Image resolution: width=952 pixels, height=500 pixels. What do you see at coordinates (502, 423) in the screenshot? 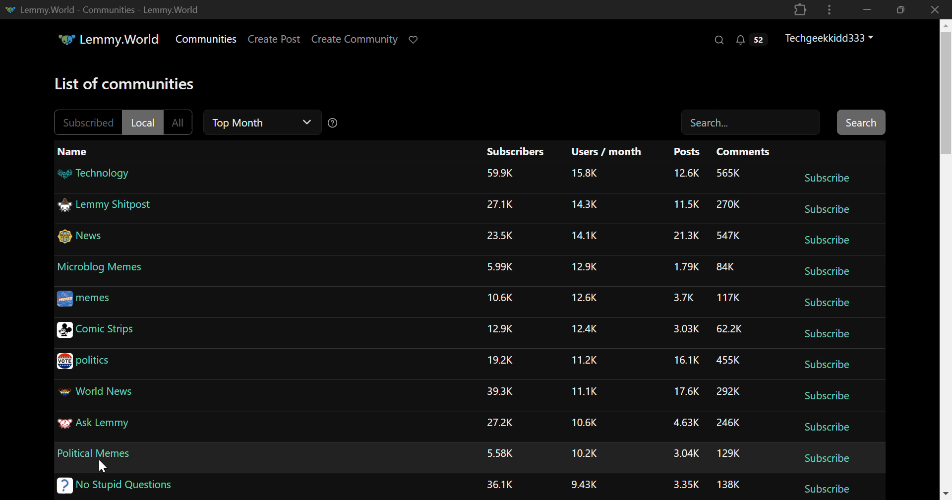
I see `Amount` at bounding box center [502, 423].